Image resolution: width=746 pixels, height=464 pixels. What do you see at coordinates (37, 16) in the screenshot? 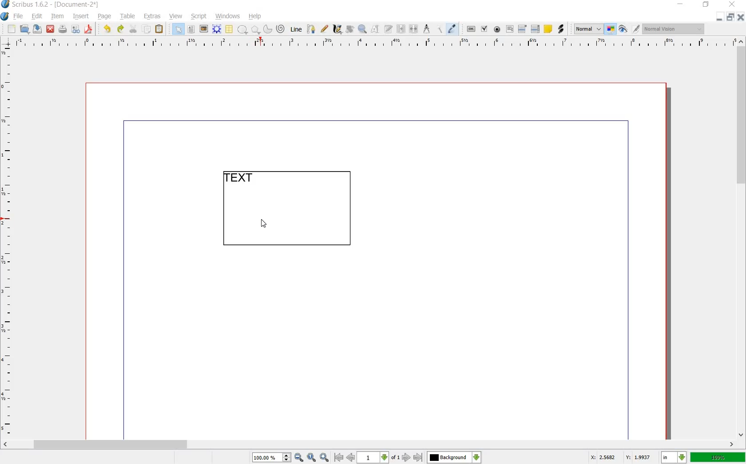
I see `edit` at bounding box center [37, 16].